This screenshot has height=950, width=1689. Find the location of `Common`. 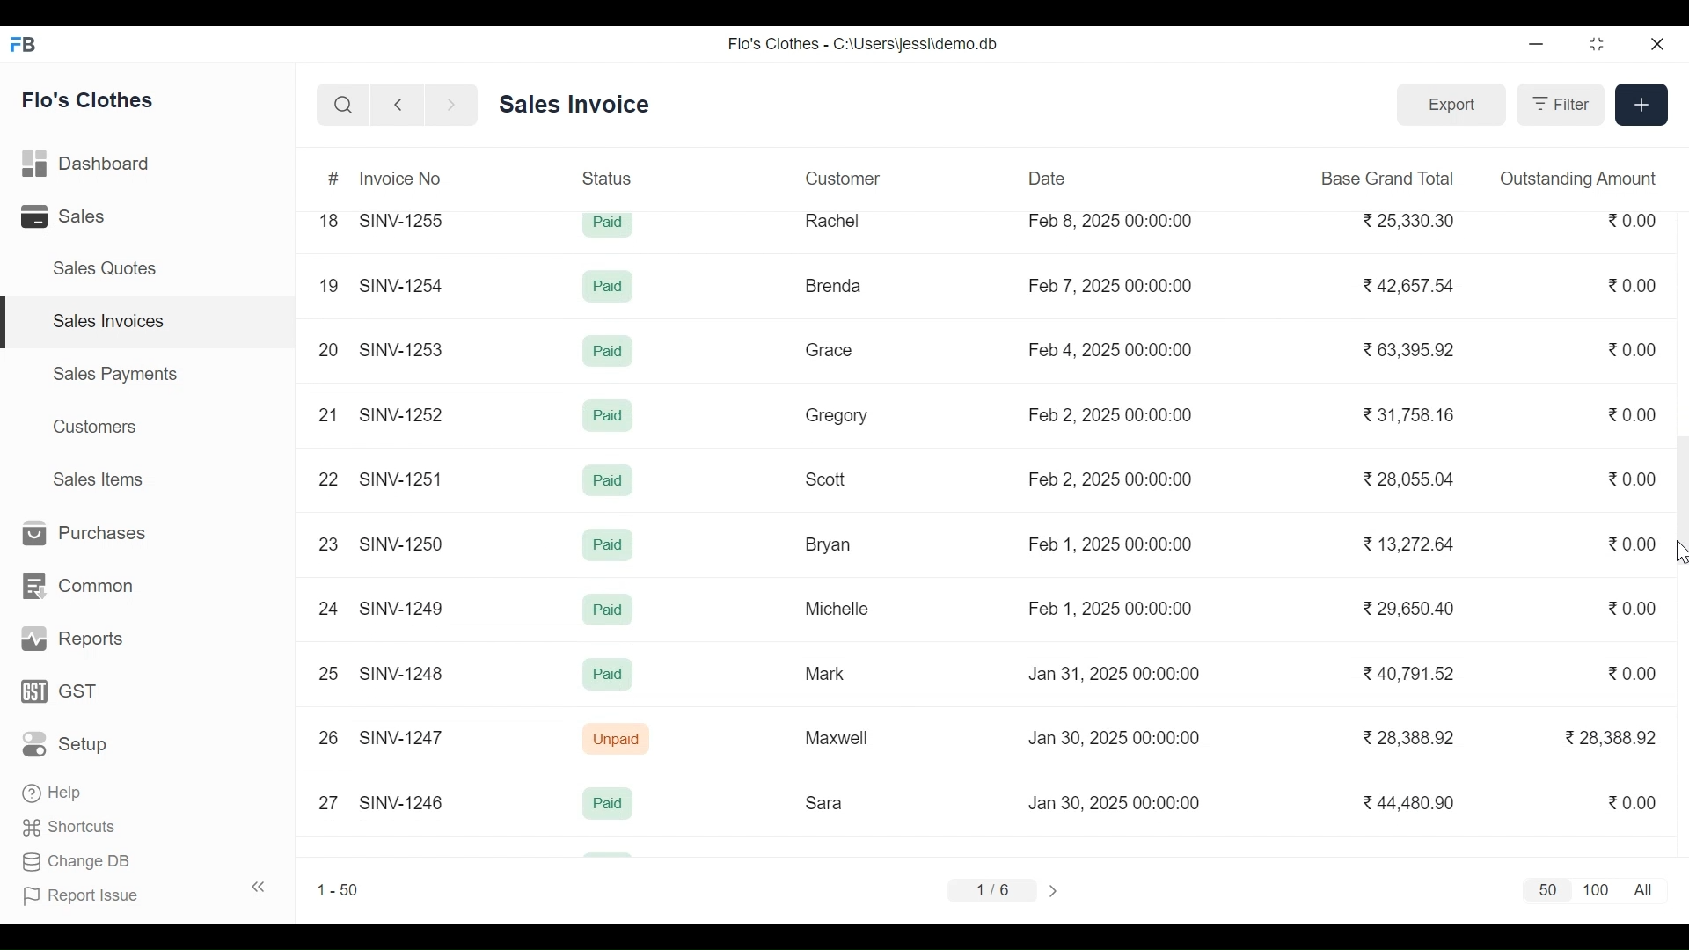

Common is located at coordinates (75, 587).